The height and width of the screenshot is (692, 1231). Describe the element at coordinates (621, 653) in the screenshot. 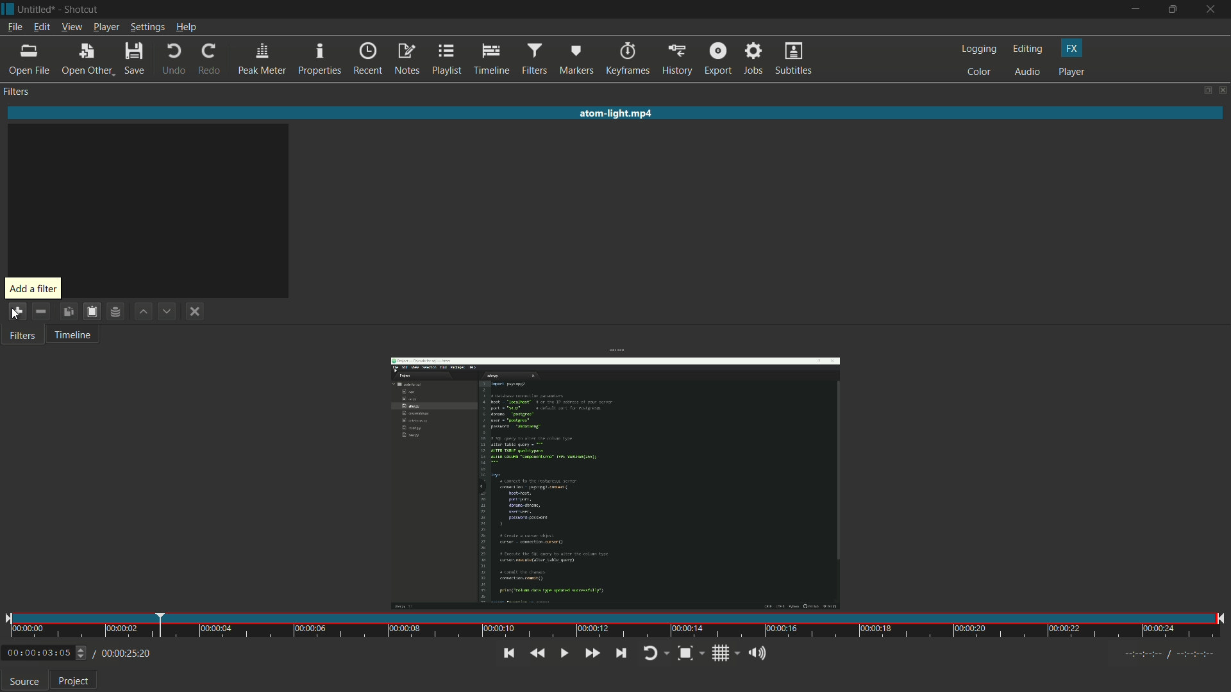

I see `skip to the next point` at that location.